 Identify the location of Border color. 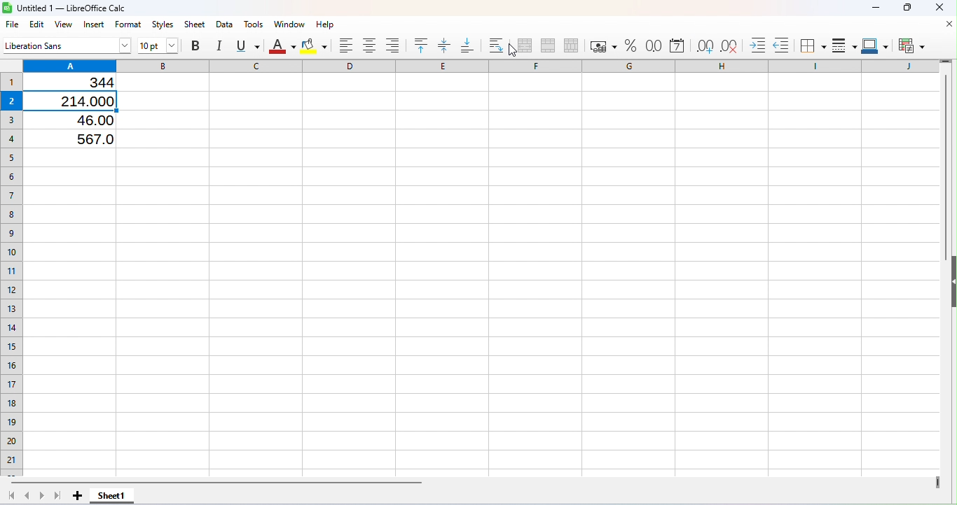
(874, 43).